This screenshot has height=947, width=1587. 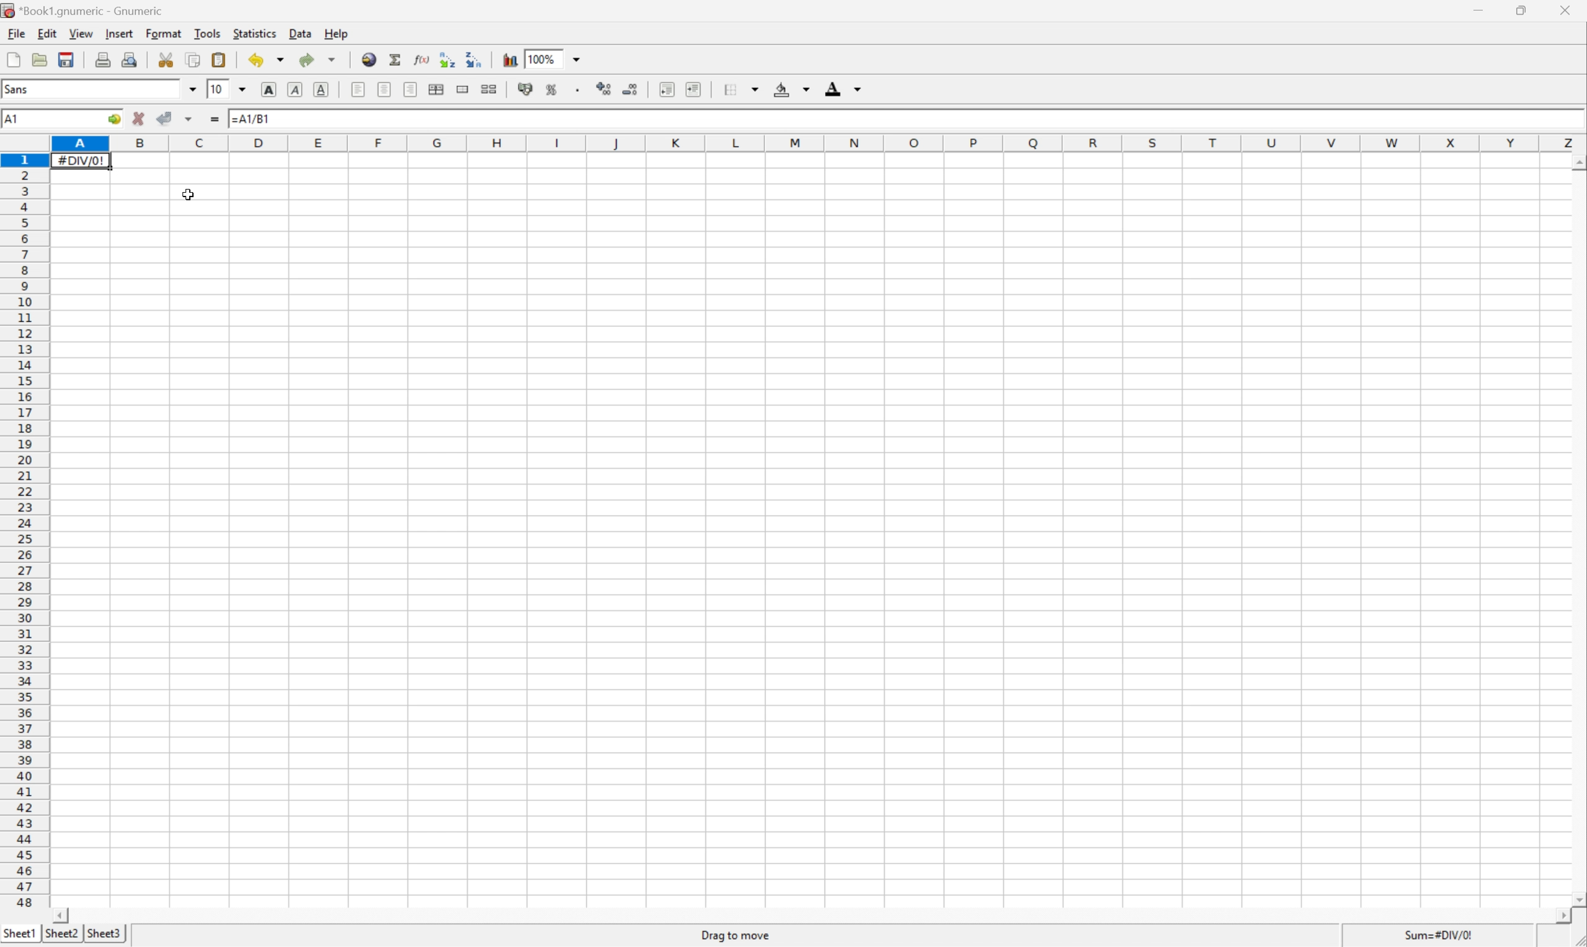 What do you see at coordinates (190, 196) in the screenshot?
I see `Cursor` at bounding box center [190, 196].